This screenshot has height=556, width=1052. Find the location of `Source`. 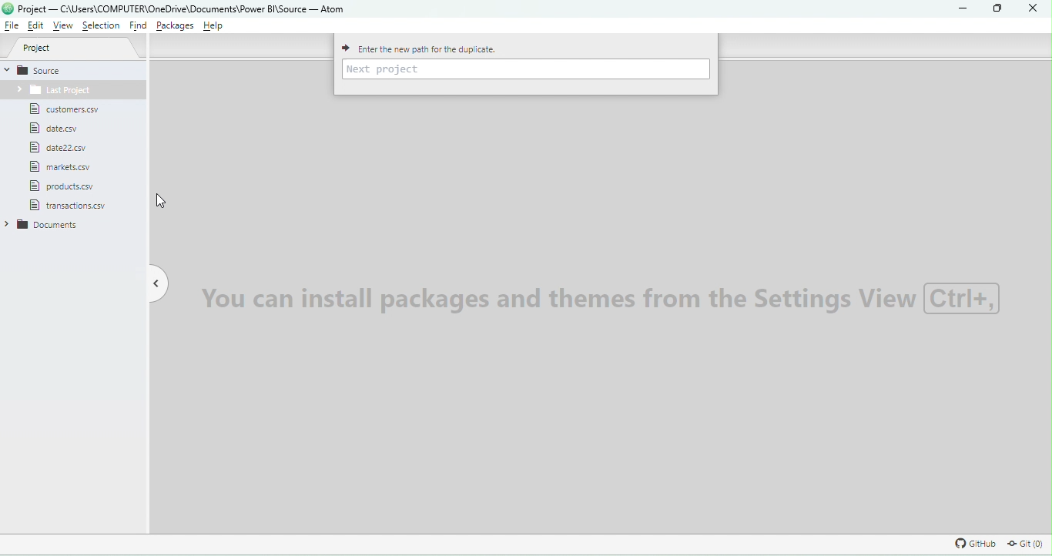

Source is located at coordinates (75, 70).